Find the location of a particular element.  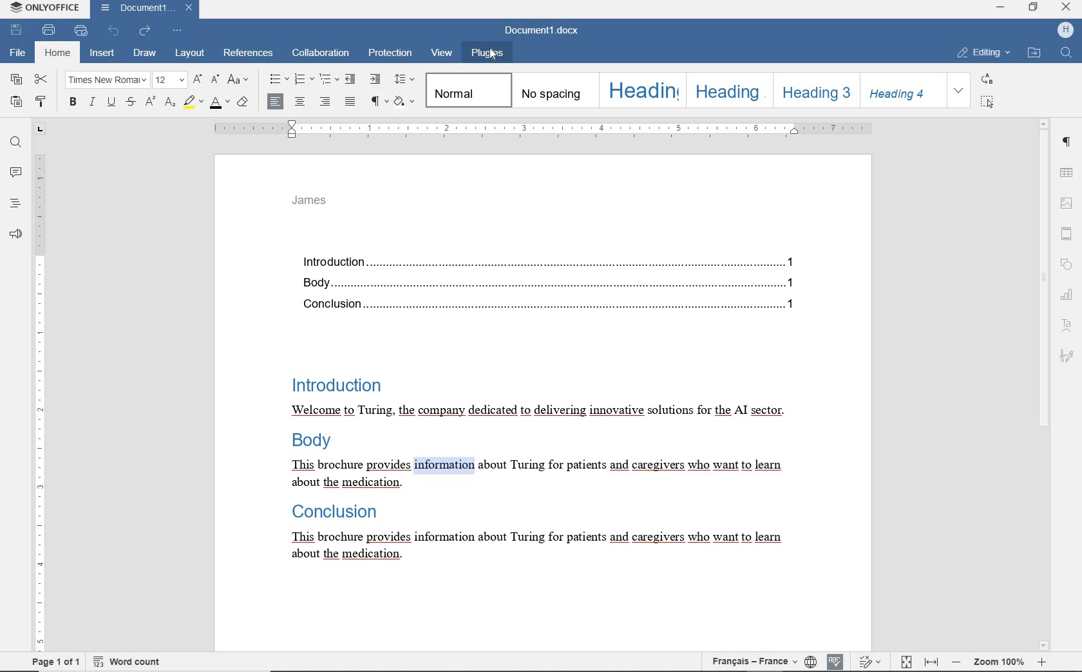

zoom in is located at coordinates (1045, 662).